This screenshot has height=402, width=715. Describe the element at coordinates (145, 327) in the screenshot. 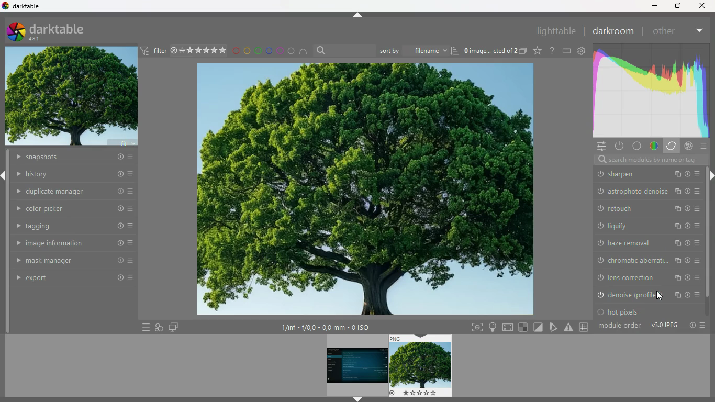

I see `more` at that location.